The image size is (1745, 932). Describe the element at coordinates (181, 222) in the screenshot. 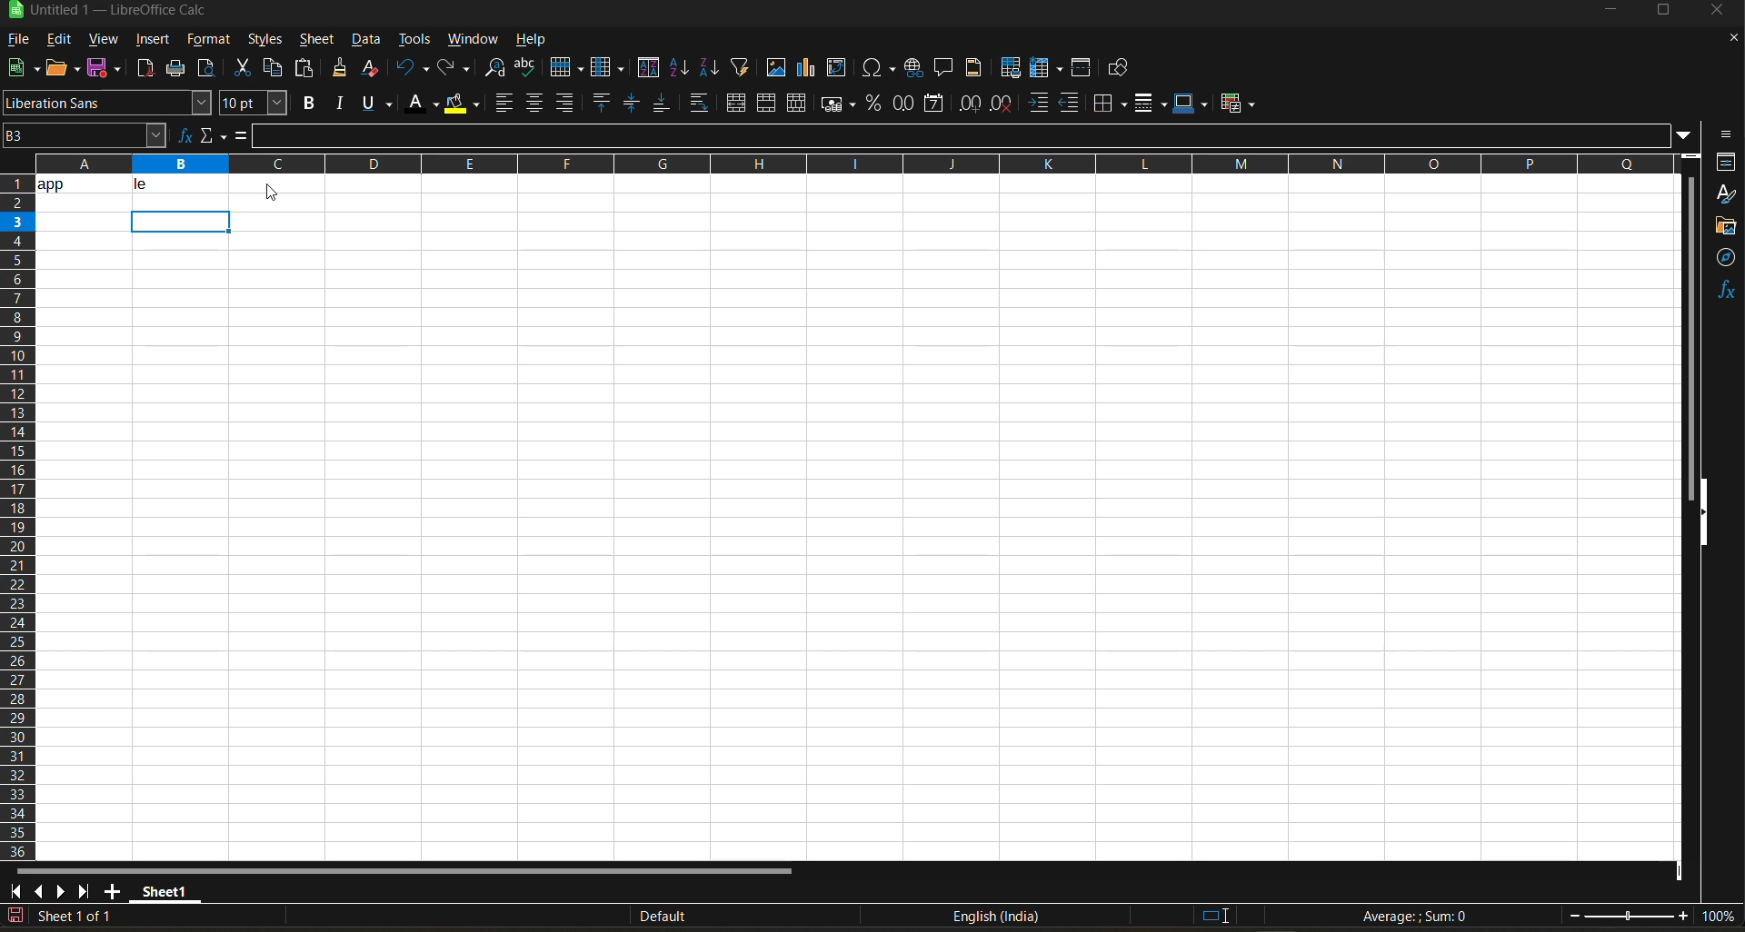

I see `selected cells` at that location.